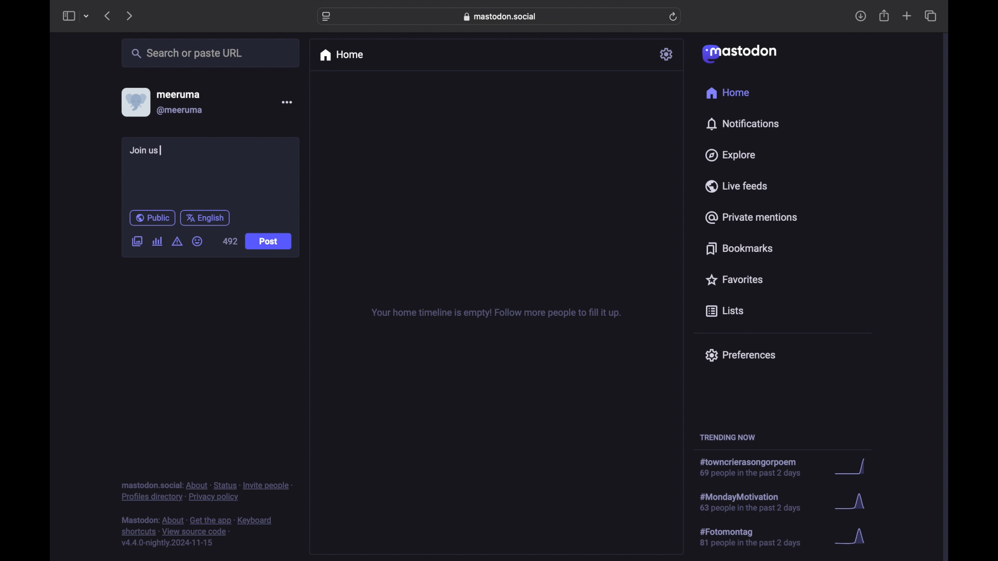  I want to click on web address, so click(502, 16).